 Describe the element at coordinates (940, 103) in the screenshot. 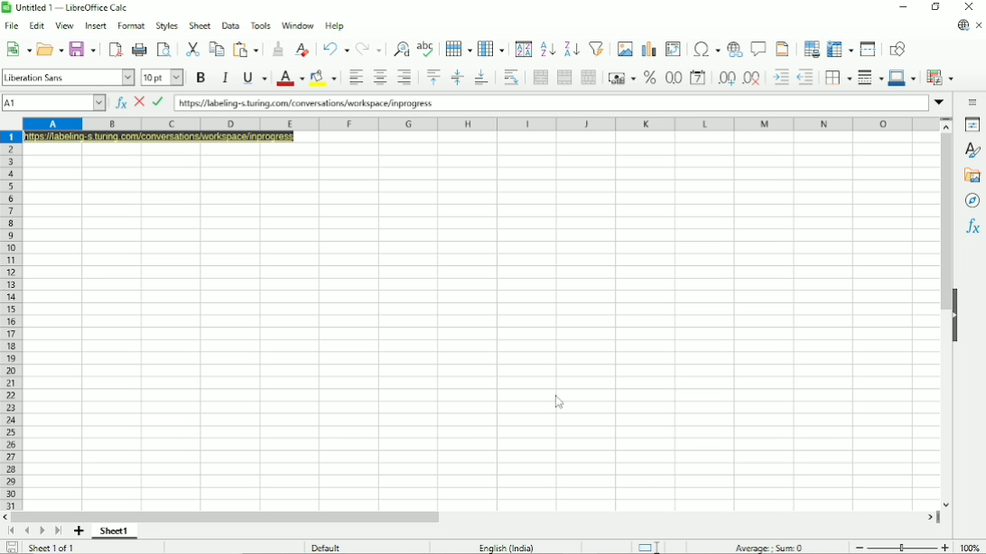

I see `Expand formula bar` at that location.